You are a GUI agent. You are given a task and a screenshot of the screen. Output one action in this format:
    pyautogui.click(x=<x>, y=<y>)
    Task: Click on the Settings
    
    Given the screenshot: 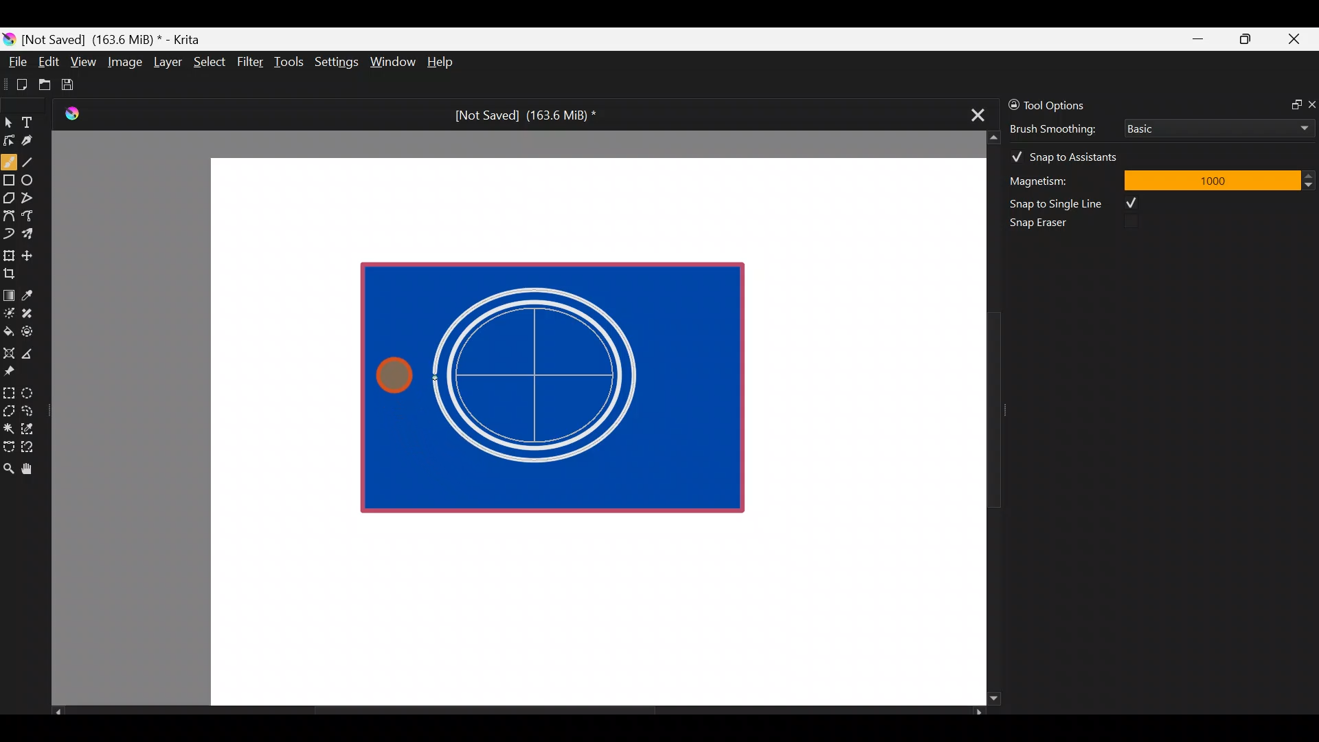 What is the action you would take?
    pyautogui.click(x=338, y=65)
    